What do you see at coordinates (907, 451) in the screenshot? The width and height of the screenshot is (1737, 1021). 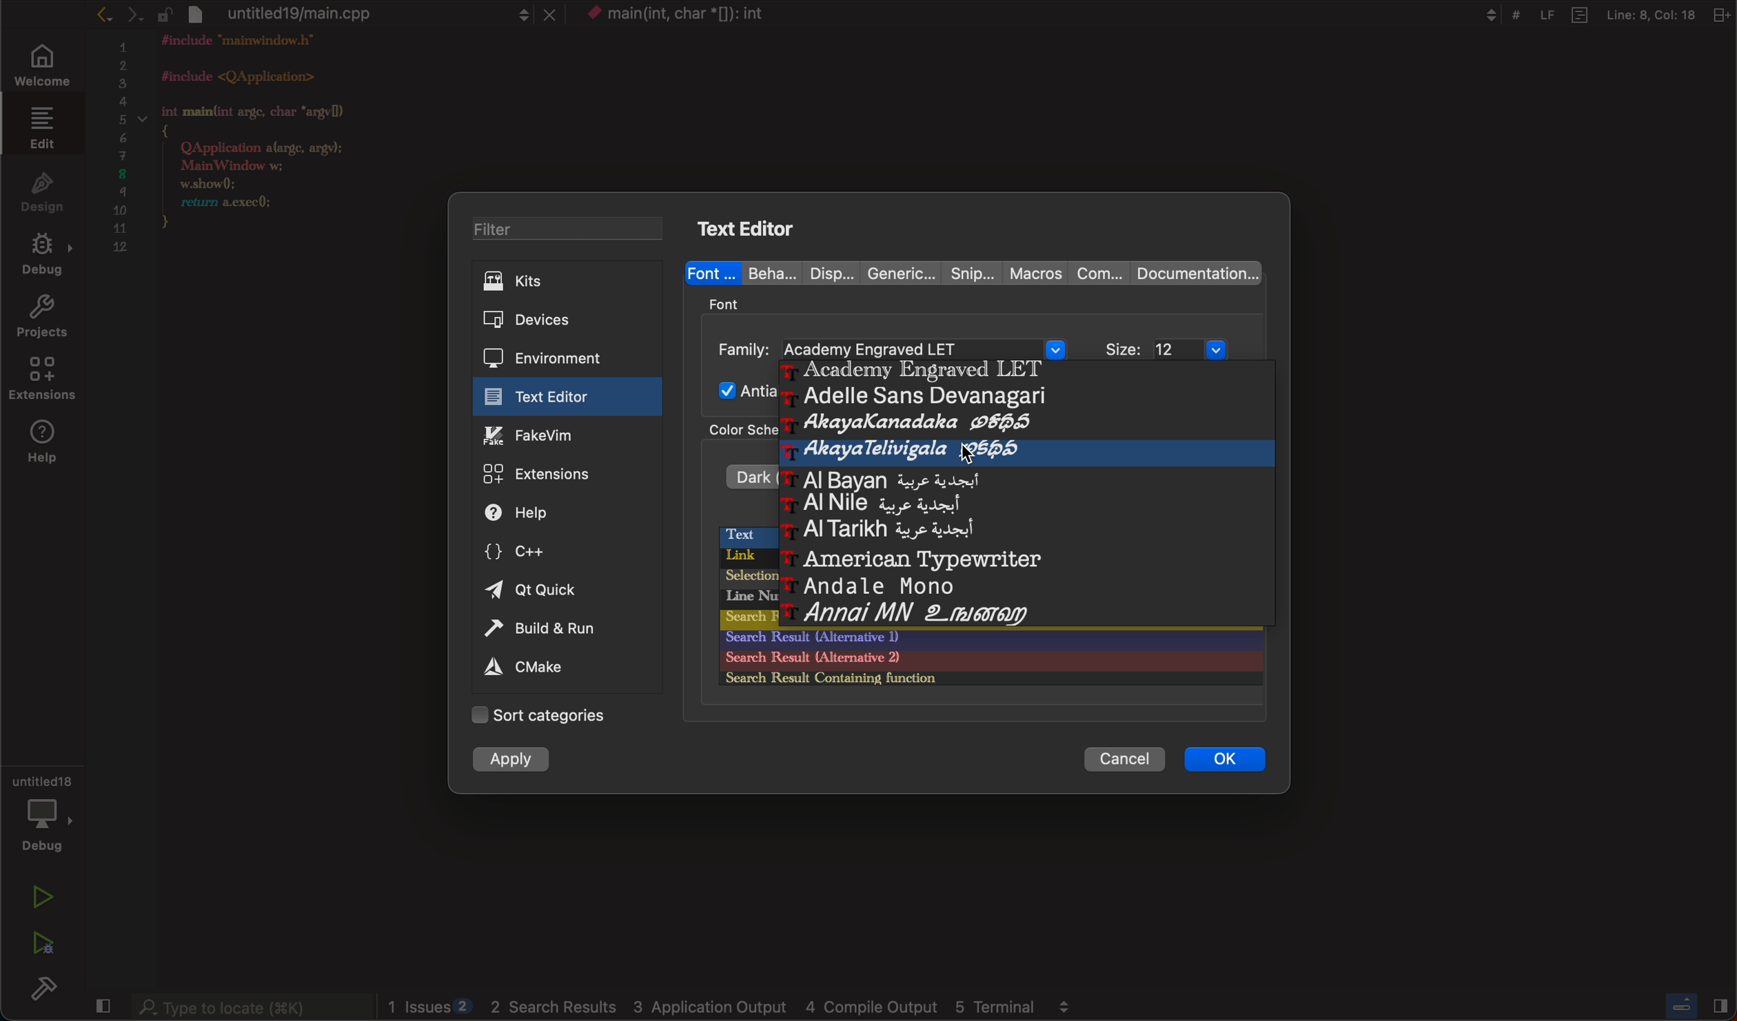 I see `akaya telivilgair` at bounding box center [907, 451].